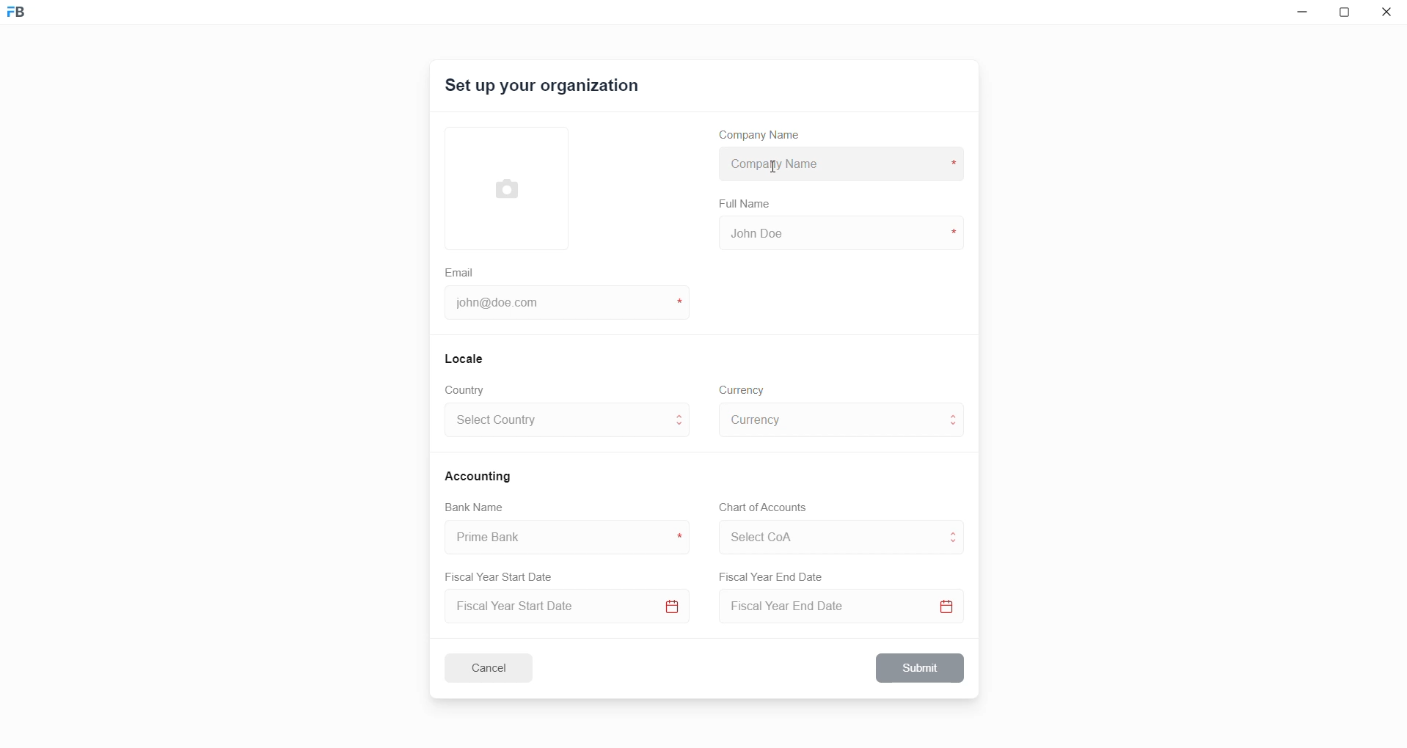  I want to click on select fiscal year start date, so click(563, 608).